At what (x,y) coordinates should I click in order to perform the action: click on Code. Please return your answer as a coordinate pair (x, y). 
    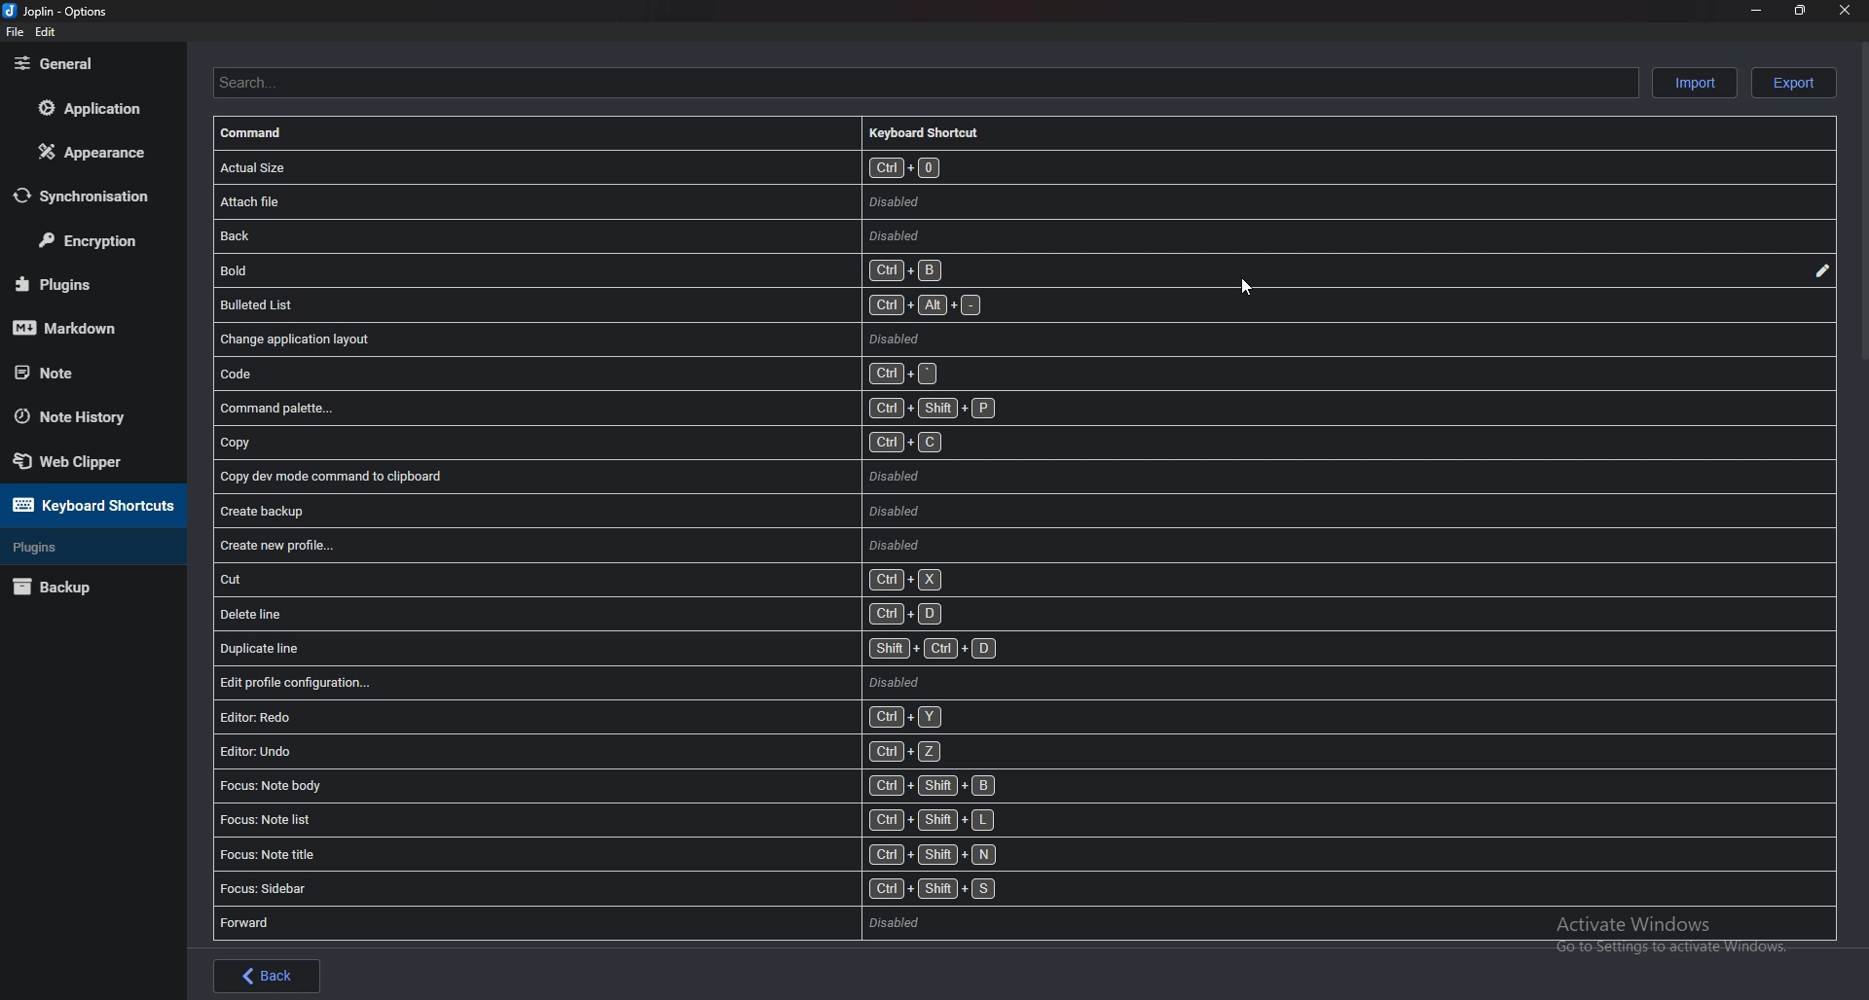
    Looking at the image, I should click on (583, 373).